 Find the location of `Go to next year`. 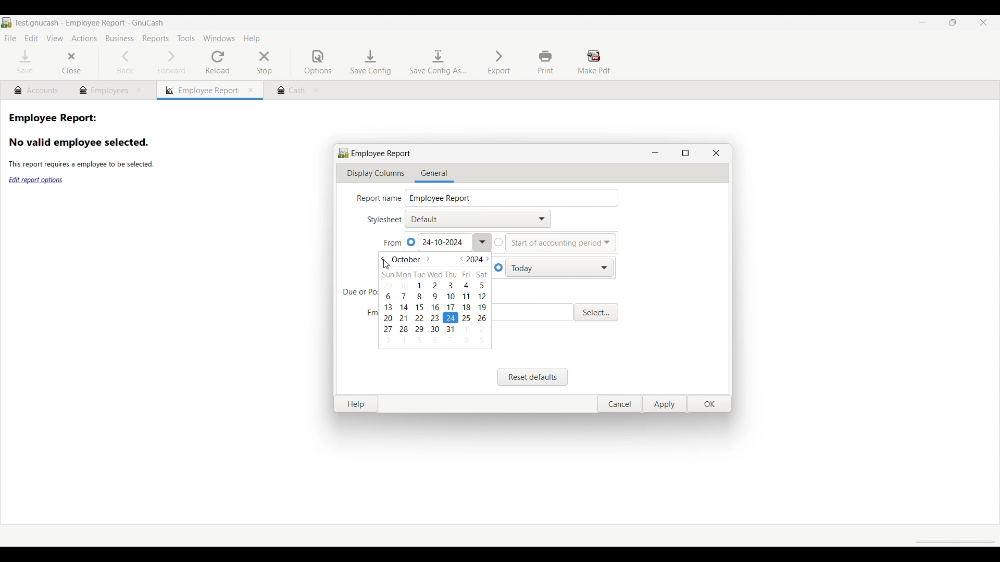

Go to next year is located at coordinates (485, 258).